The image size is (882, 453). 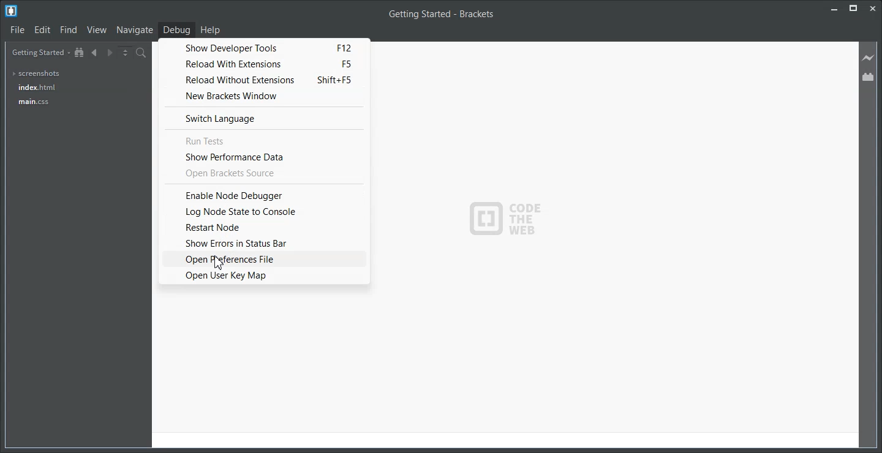 I want to click on Maximize, so click(x=853, y=7).